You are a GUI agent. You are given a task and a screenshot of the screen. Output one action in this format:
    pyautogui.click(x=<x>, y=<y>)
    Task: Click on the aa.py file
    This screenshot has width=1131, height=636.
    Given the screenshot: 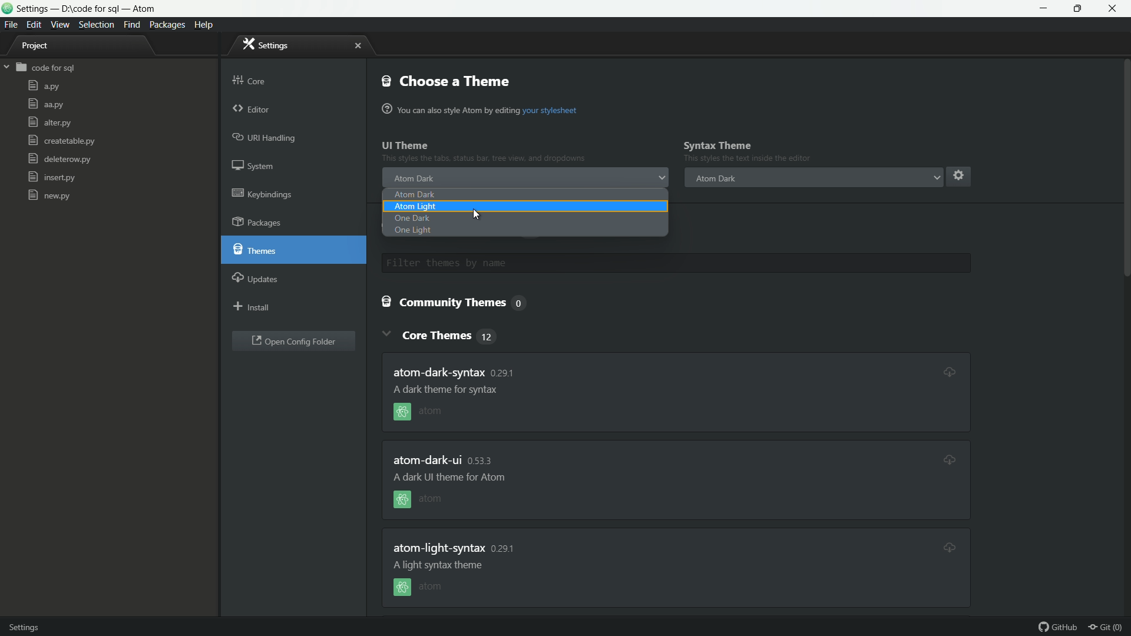 What is the action you would take?
    pyautogui.click(x=45, y=104)
    